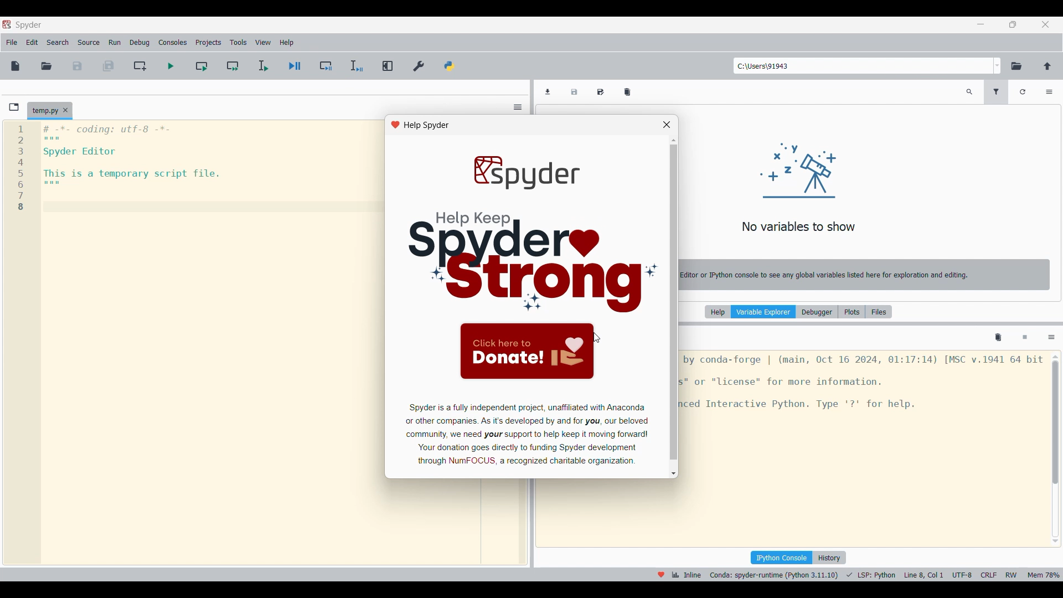 The height and width of the screenshot is (598, 1063). I want to click on Help, so click(718, 312).